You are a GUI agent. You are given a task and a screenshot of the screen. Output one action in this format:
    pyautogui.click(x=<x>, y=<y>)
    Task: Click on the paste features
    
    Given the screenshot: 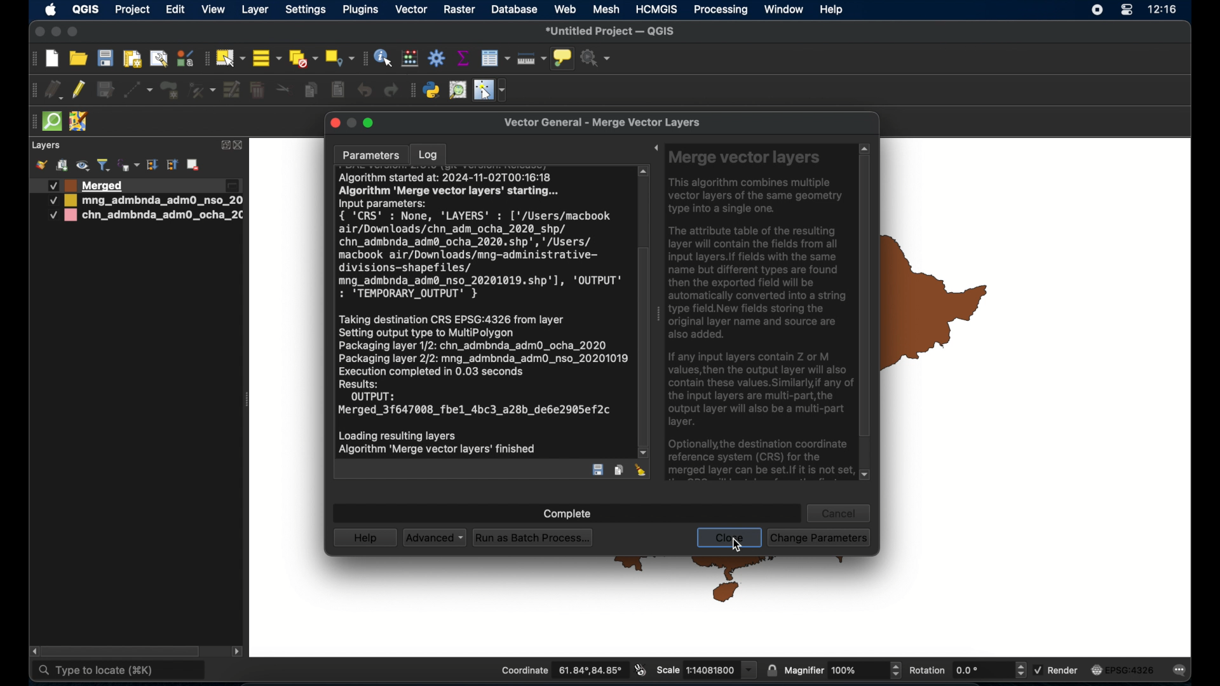 What is the action you would take?
    pyautogui.click(x=337, y=89)
    